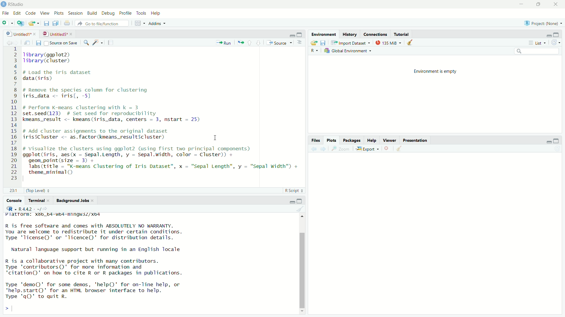  I want to click on # Load the iris dataset  data(iris), so click(64, 76).